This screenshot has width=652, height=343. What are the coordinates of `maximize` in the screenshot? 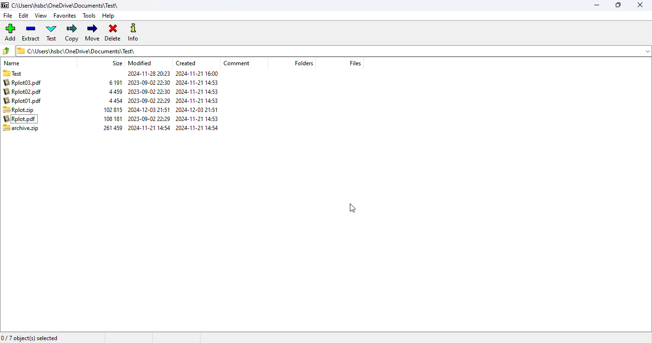 It's located at (618, 4).